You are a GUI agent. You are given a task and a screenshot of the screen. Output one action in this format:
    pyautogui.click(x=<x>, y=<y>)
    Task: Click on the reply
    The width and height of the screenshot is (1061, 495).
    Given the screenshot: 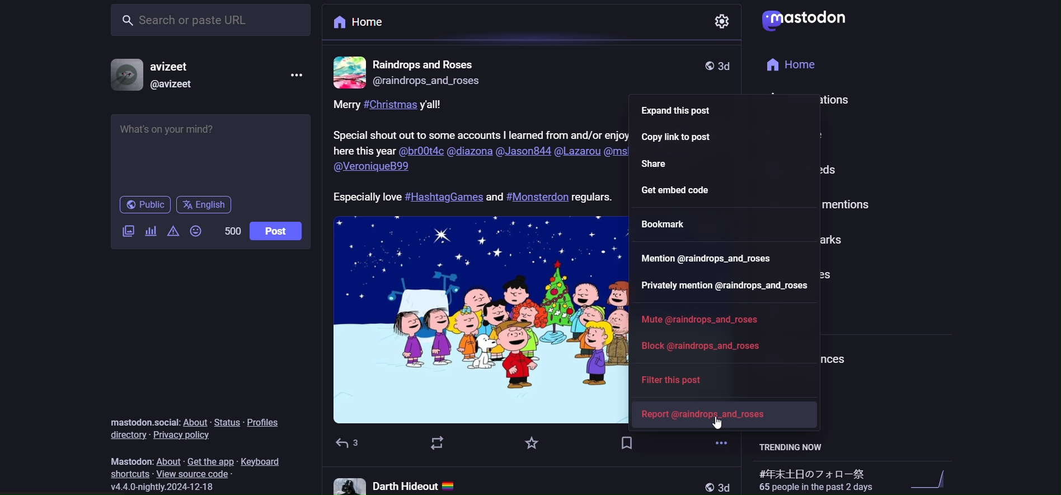 What is the action you would take?
    pyautogui.click(x=347, y=443)
    